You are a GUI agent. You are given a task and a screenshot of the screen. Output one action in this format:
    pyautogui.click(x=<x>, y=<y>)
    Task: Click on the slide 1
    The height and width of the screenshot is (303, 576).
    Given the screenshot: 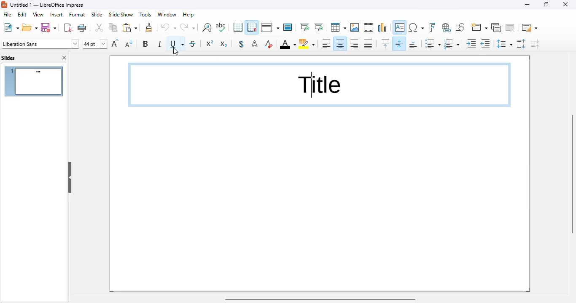 What is the action you would take?
    pyautogui.click(x=34, y=81)
    